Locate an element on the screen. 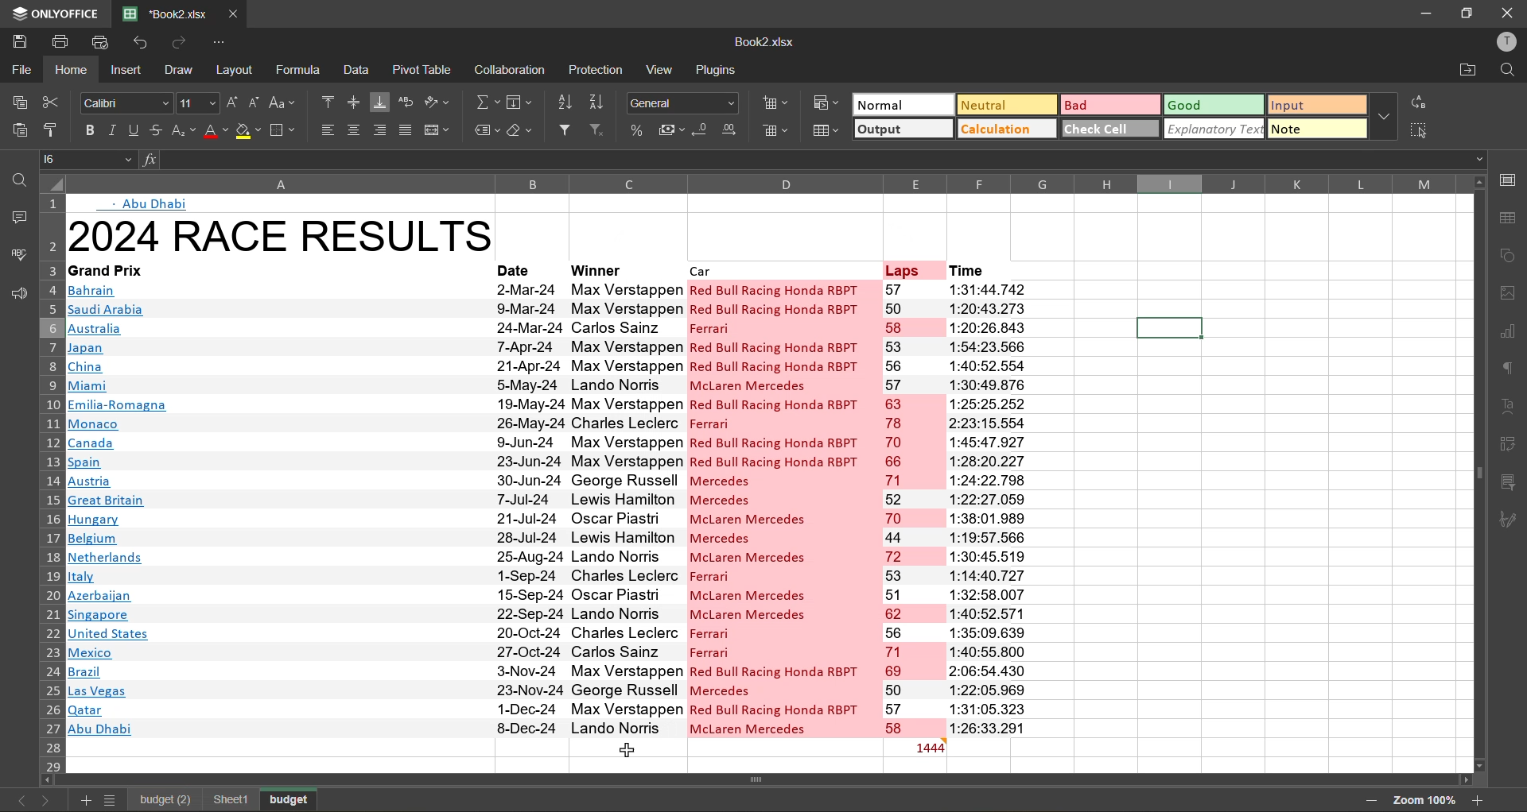 This screenshot has width=1527, height=812. undo is located at coordinates (142, 44).